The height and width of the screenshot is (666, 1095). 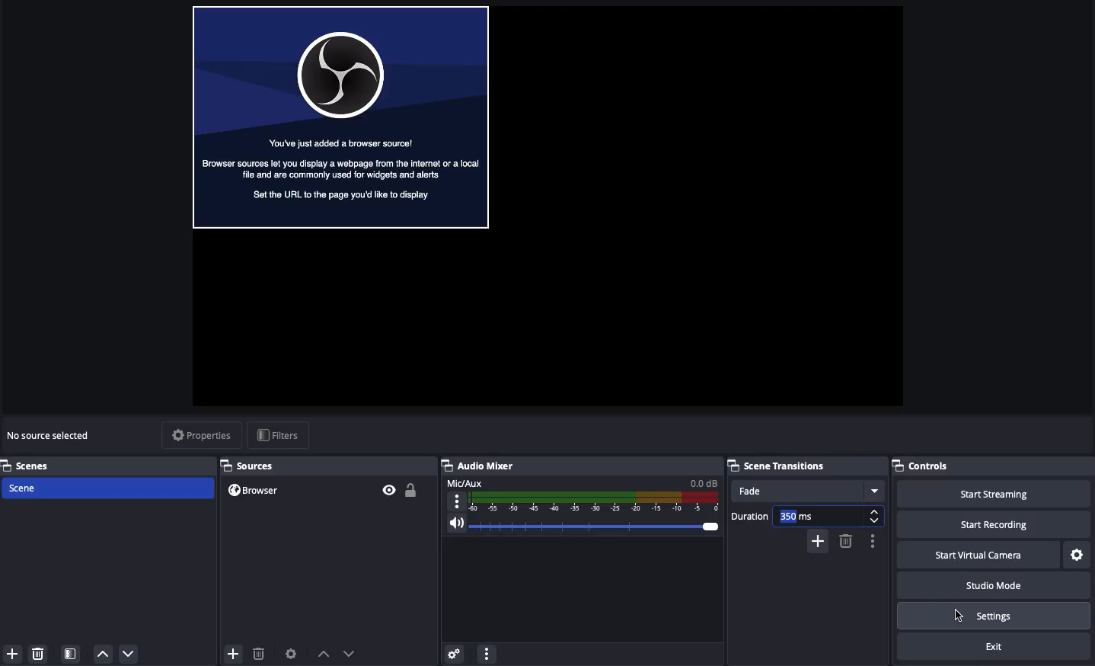 What do you see at coordinates (323, 654) in the screenshot?
I see `Move up` at bounding box center [323, 654].